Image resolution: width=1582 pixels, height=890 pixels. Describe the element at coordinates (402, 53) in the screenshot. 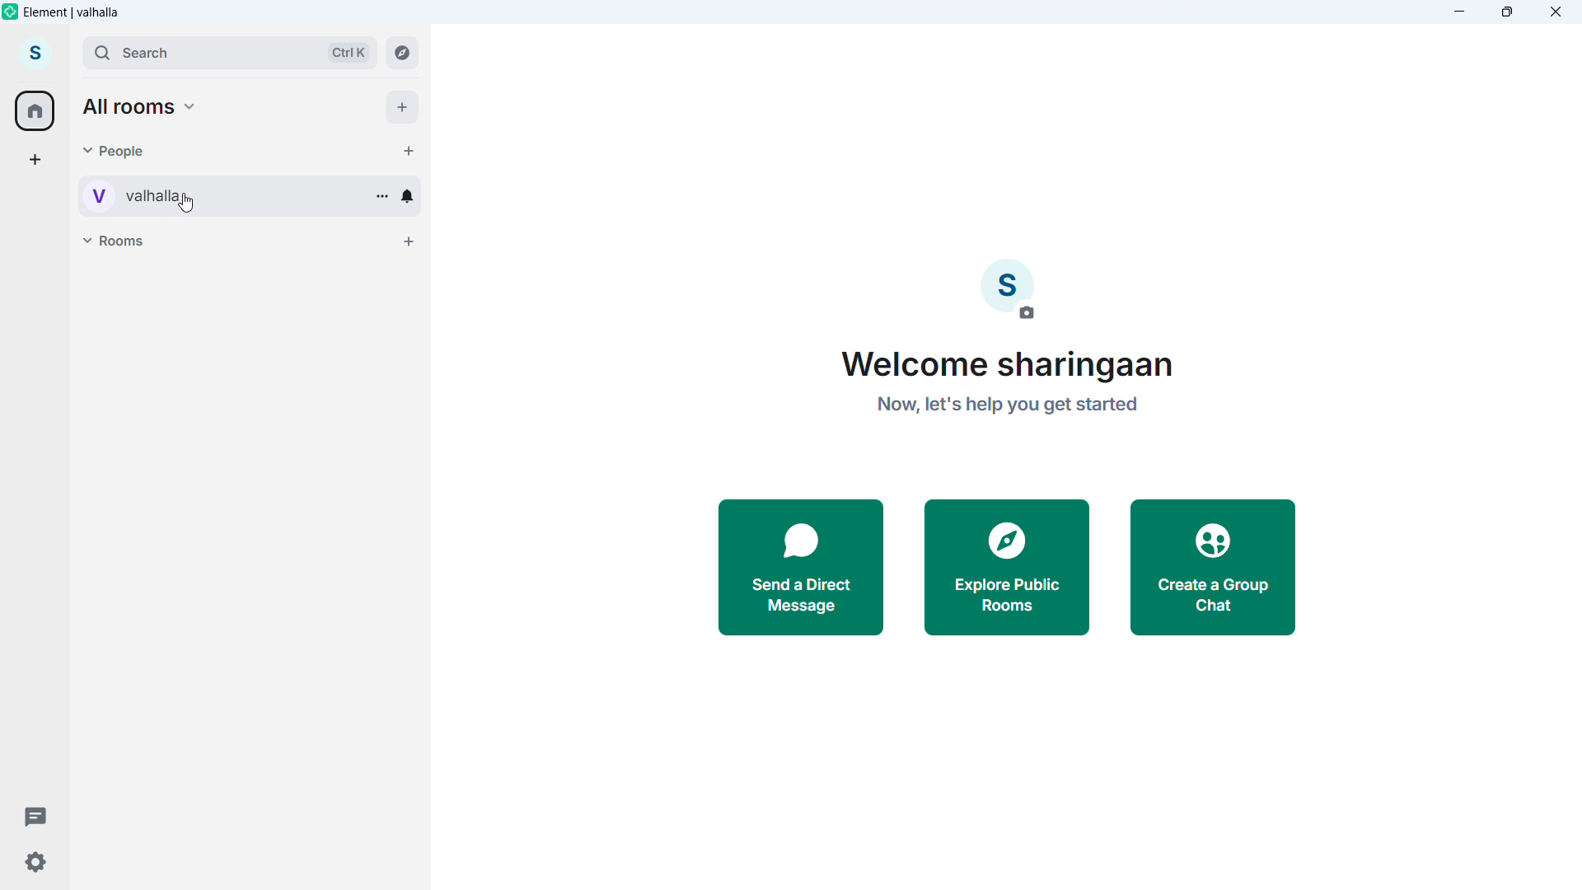

I see `Explore rooms ` at that location.